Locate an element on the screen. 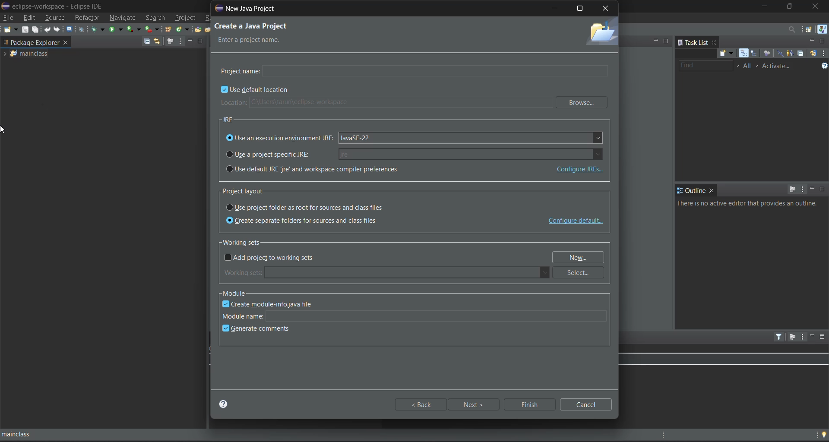 This screenshot has width=829, height=442. next is located at coordinates (475, 404).